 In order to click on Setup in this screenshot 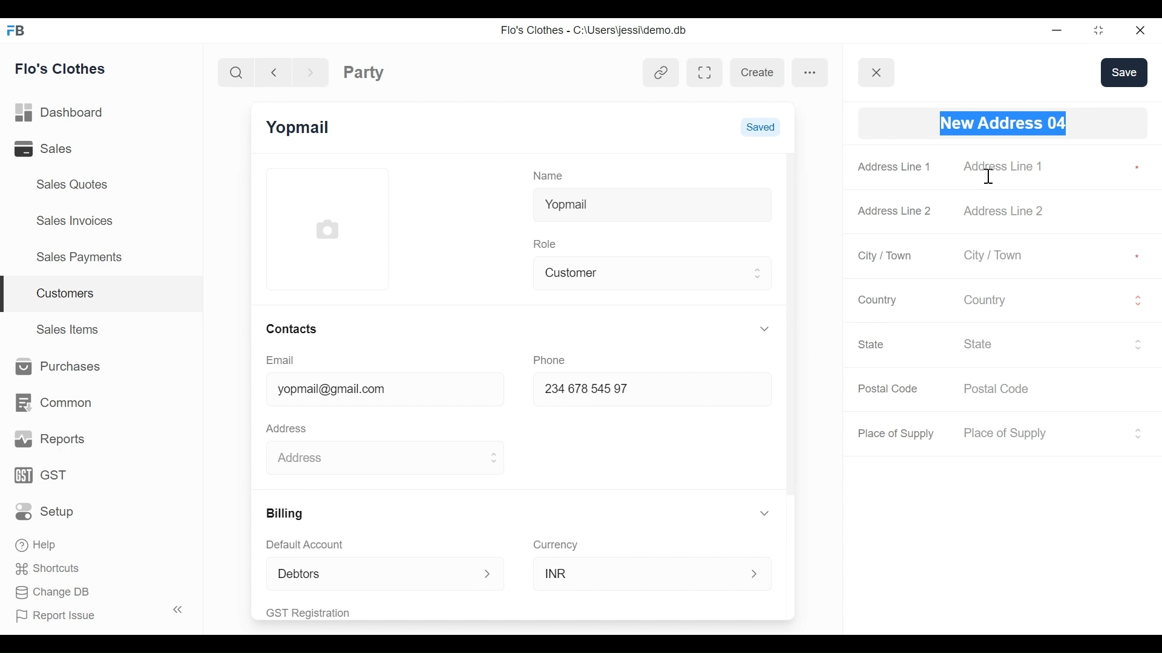, I will do `click(48, 511)`.